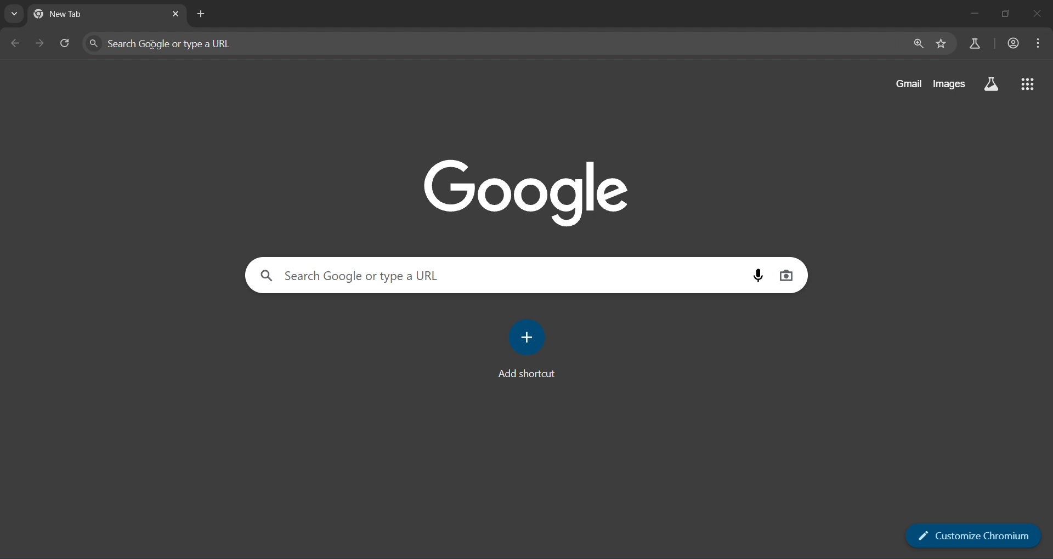 Image resolution: width=1053 pixels, height=559 pixels. What do you see at coordinates (14, 15) in the screenshot?
I see `search tabs` at bounding box center [14, 15].